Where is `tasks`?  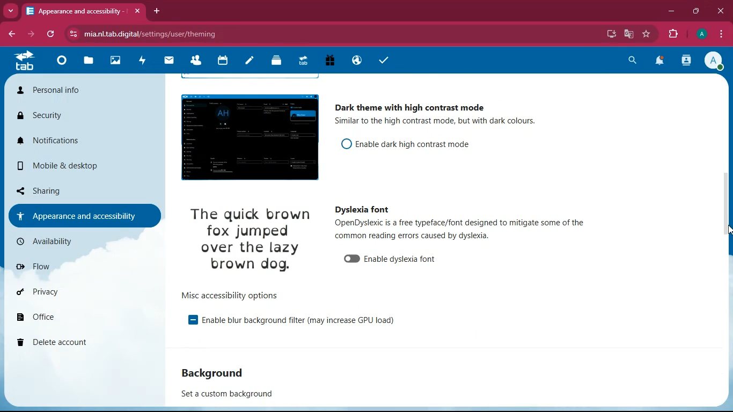
tasks is located at coordinates (388, 61).